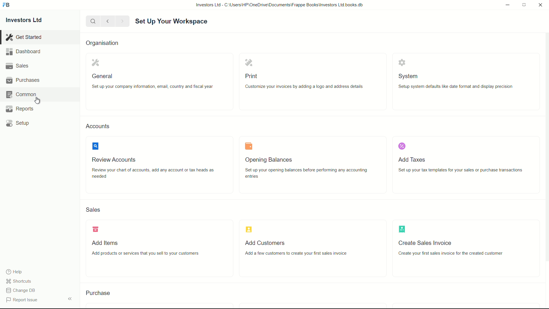 This screenshot has width=549, height=309. Describe the element at coordinates (271, 159) in the screenshot. I see `Opening Balances` at that location.